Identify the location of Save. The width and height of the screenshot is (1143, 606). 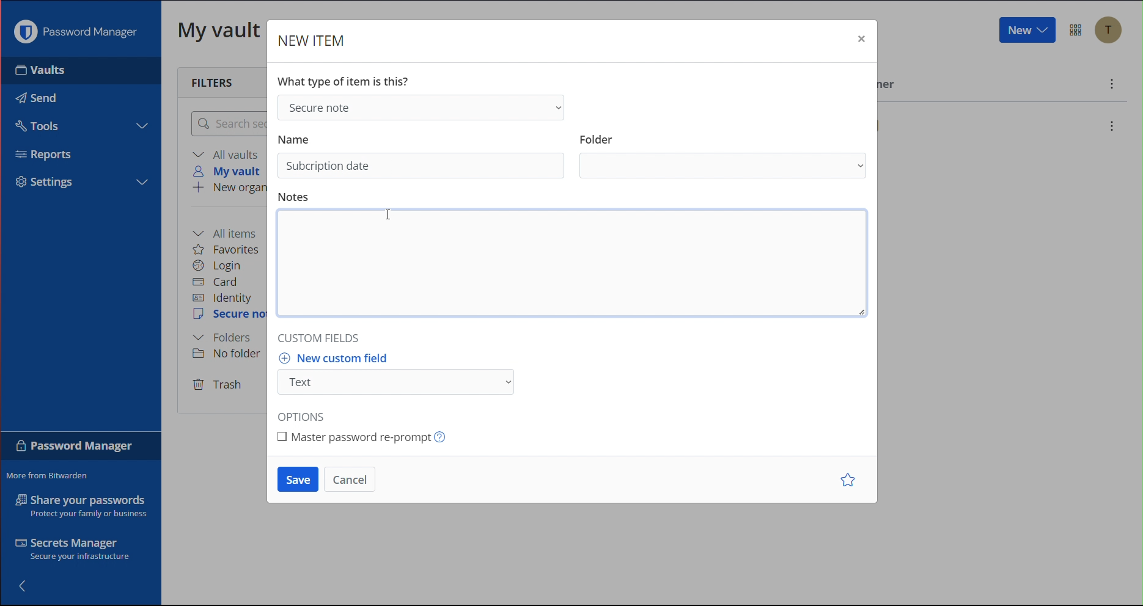
(298, 480).